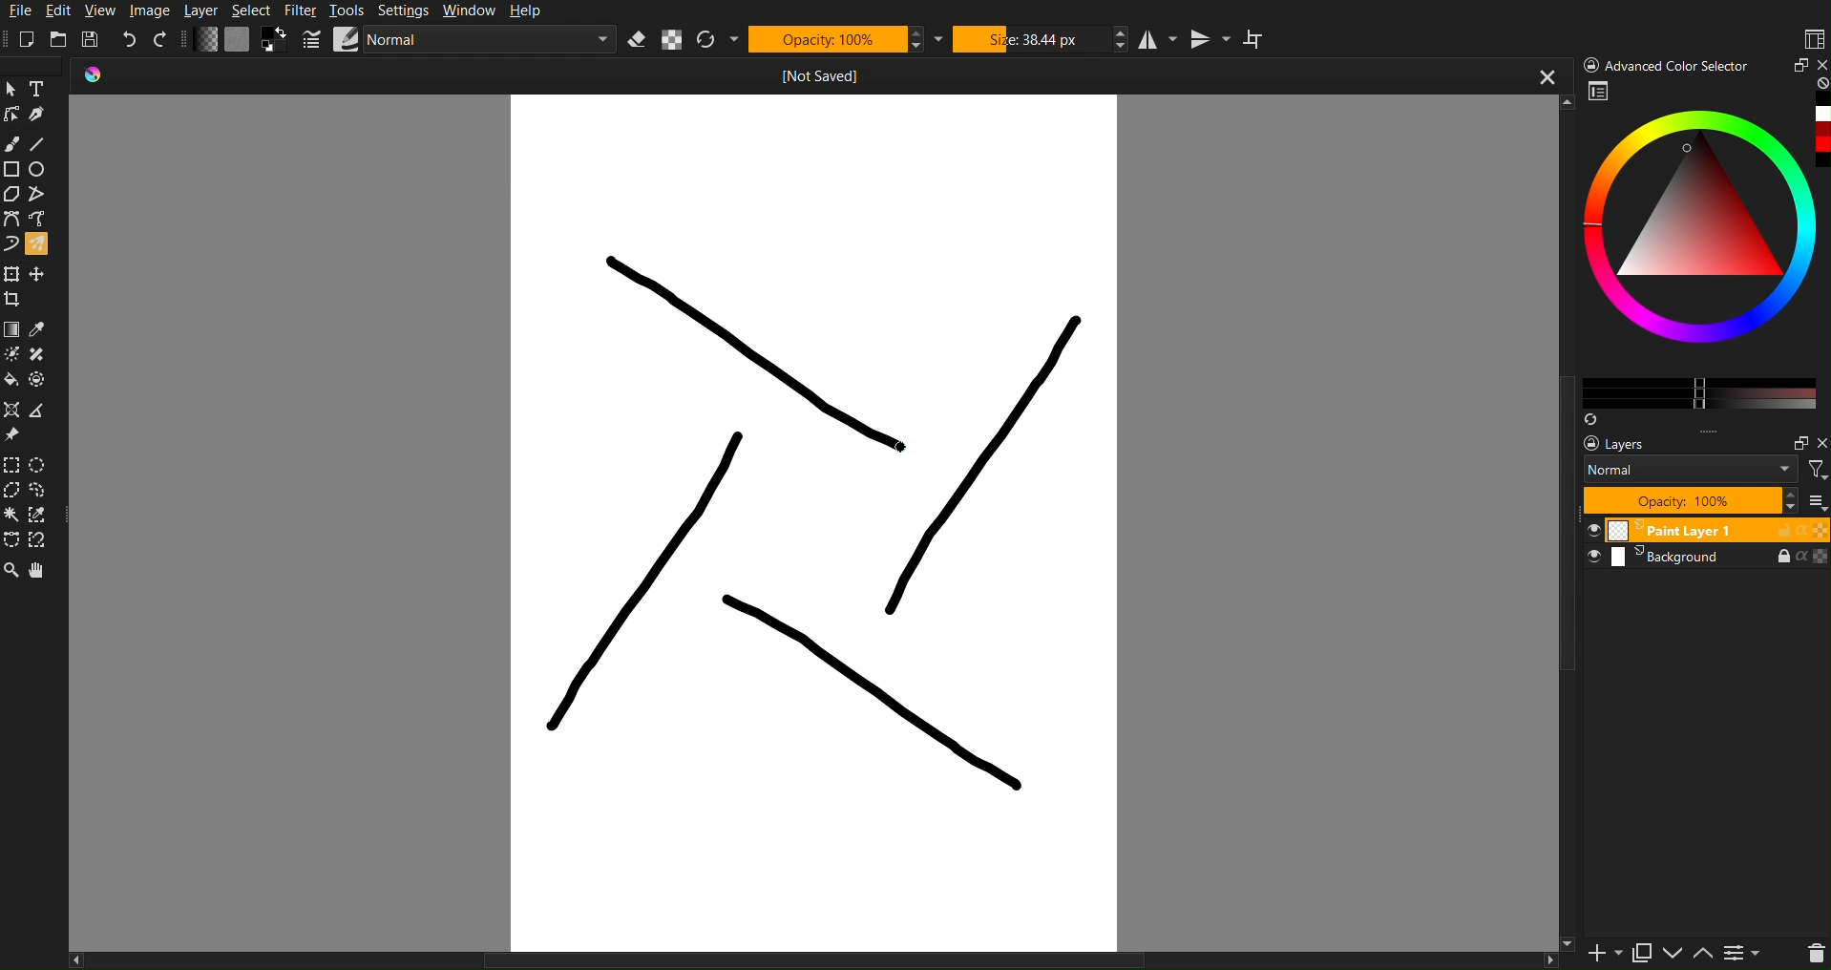 This screenshot has width=1831, height=970. I want to click on FIle, so click(18, 11).